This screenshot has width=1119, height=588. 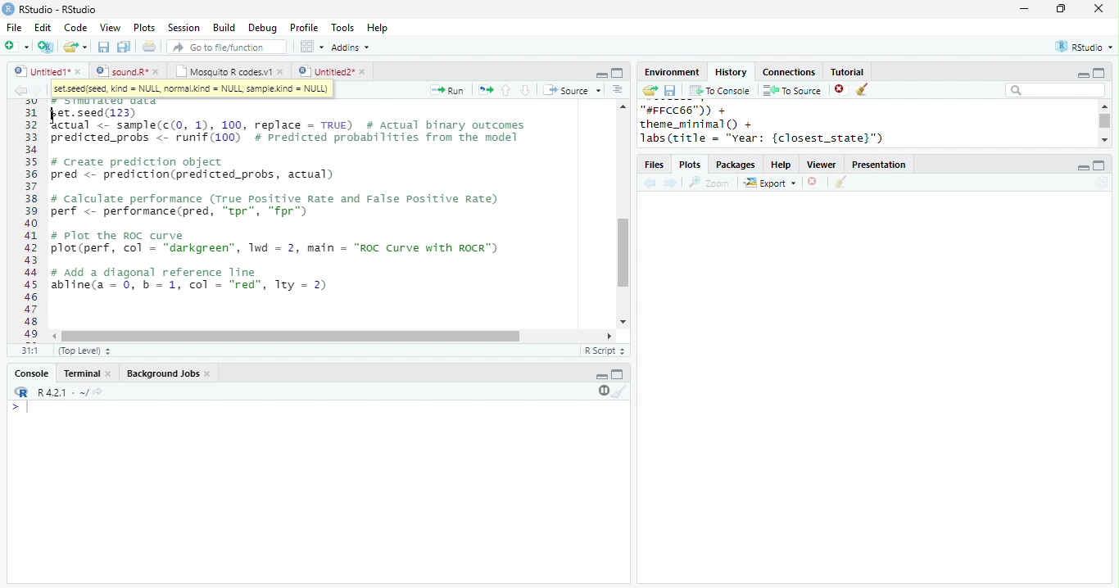 I want to click on rerun, so click(x=486, y=90).